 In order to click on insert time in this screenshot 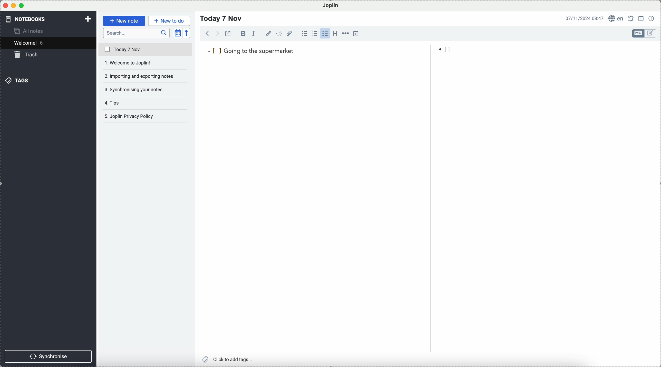, I will do `click(356, 33)`.